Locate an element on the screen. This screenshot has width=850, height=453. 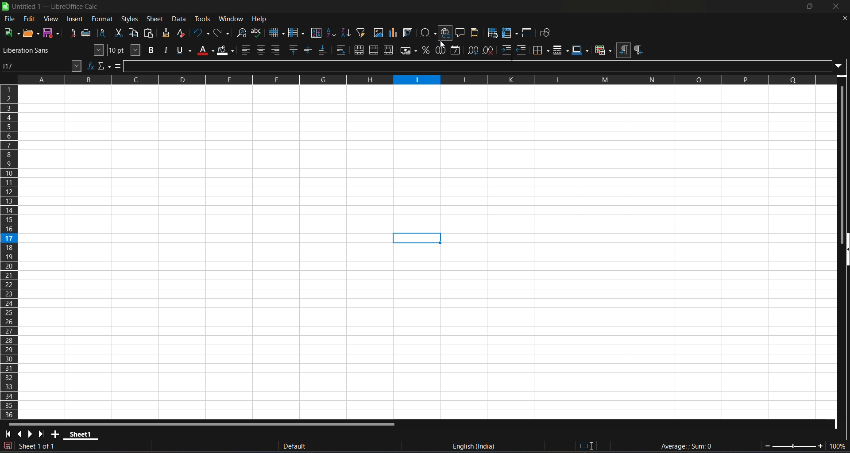
align right is located at coordinates (276, 50).